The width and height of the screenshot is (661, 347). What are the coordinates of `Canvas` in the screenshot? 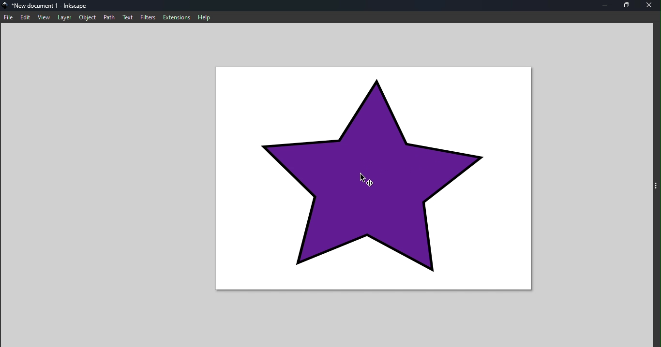 It's located at (374, 181).